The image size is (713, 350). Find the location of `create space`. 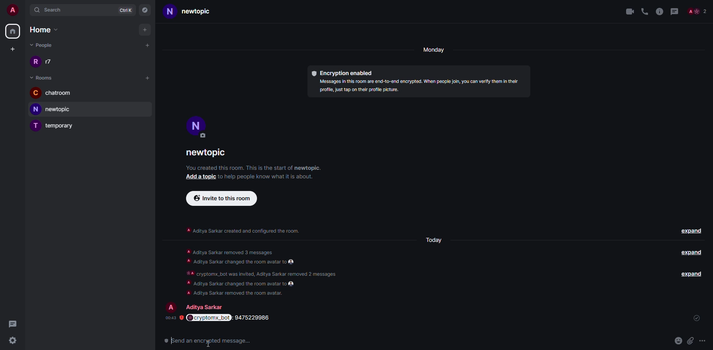

create space is located at coordinates (11, 49).